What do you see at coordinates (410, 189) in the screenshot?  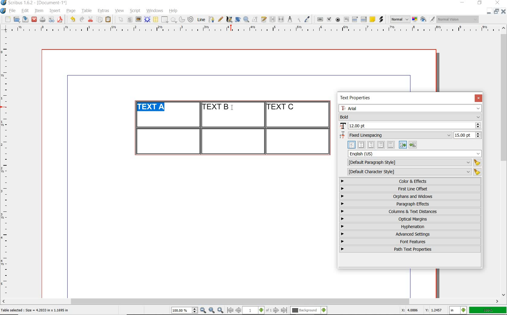 I see `first line offset` at bounding box center [410, 189].